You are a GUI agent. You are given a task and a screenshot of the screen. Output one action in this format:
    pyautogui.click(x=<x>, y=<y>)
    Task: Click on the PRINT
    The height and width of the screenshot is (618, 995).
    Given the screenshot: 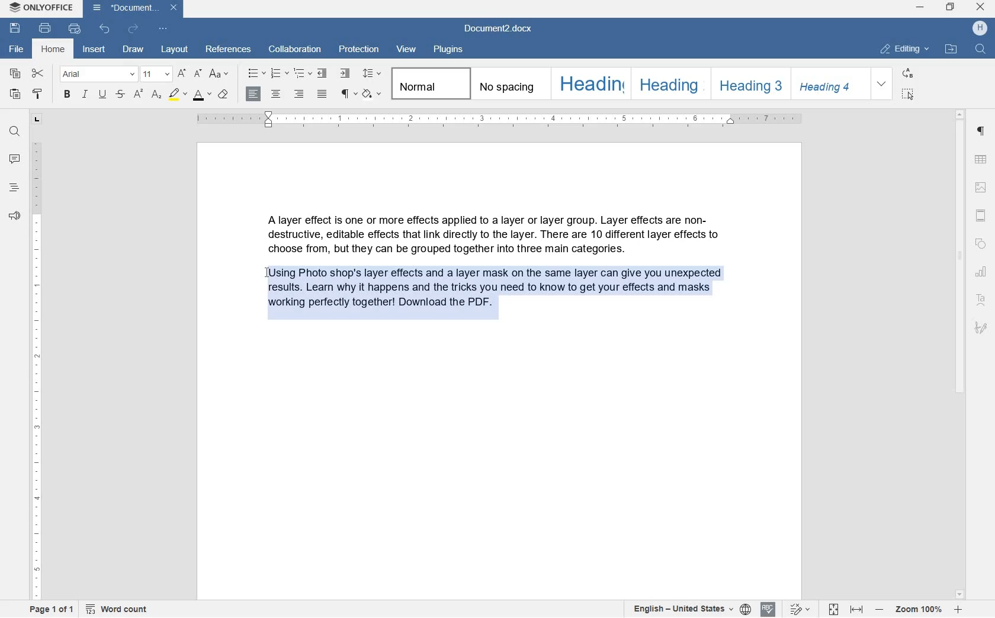 What is the action you would take?
    pyautogui.click(x=46, y=28)
    